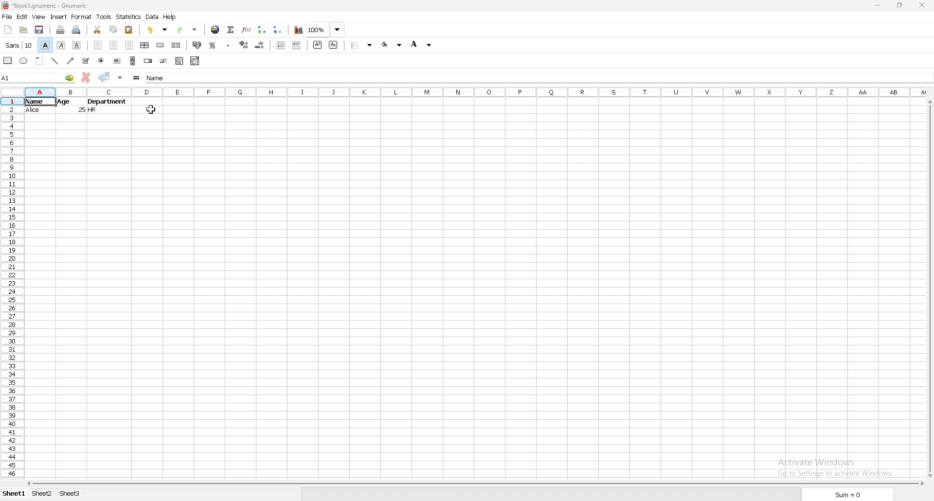  What do you see at coordinates (101, 60) in the screenshot?
I see `radio button` at bounding box center [101, 60].